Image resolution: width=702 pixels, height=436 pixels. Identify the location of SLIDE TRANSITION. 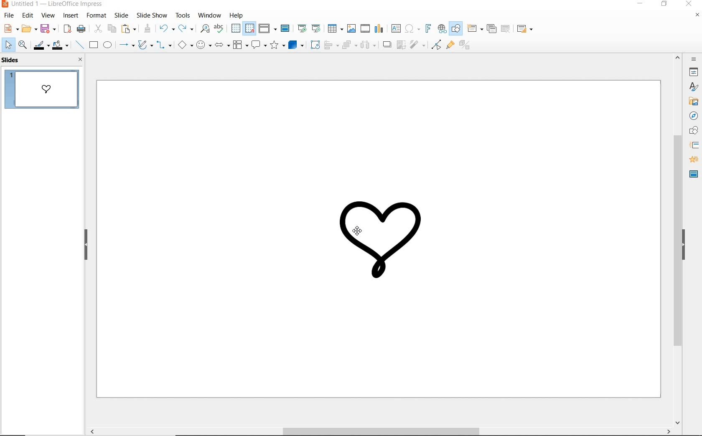
(694, 145).